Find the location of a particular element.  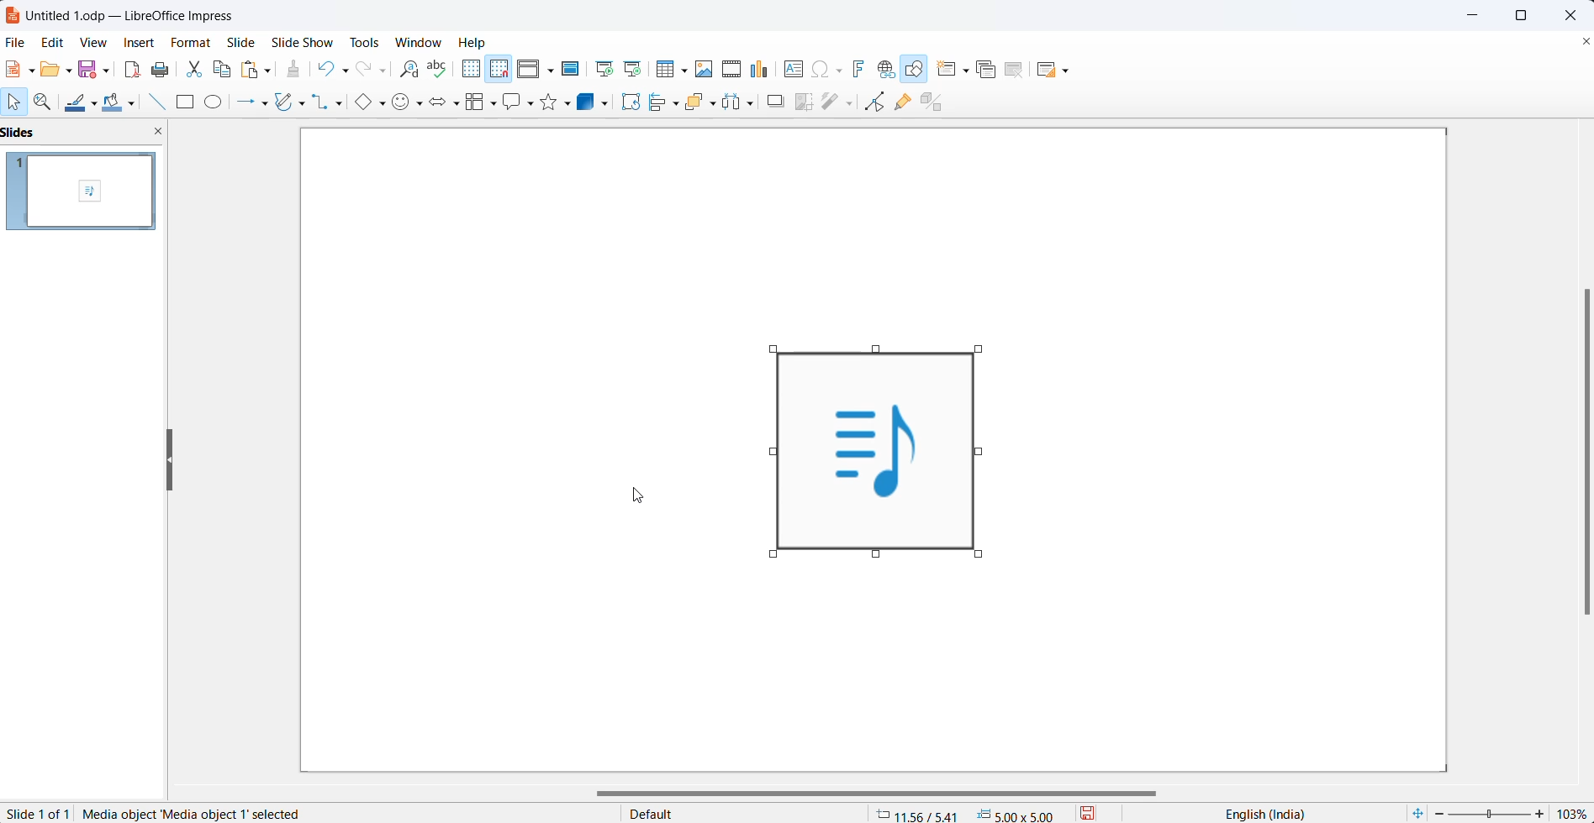

crop image is located at coordinates (802, 104).